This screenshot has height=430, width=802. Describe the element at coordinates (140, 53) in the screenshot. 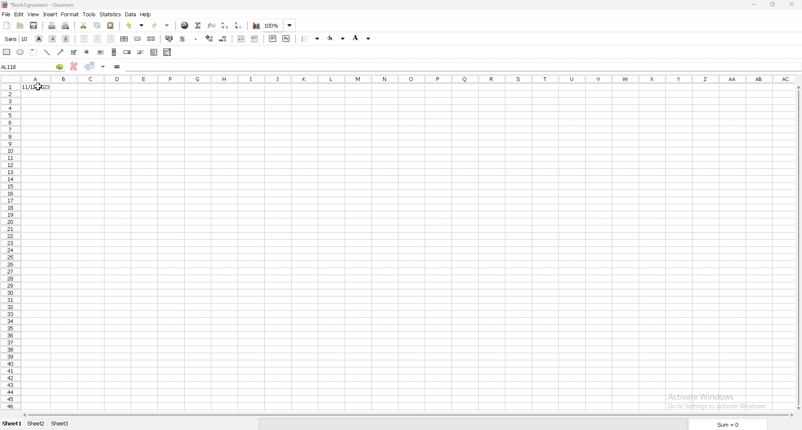

I see `slider` at that location.